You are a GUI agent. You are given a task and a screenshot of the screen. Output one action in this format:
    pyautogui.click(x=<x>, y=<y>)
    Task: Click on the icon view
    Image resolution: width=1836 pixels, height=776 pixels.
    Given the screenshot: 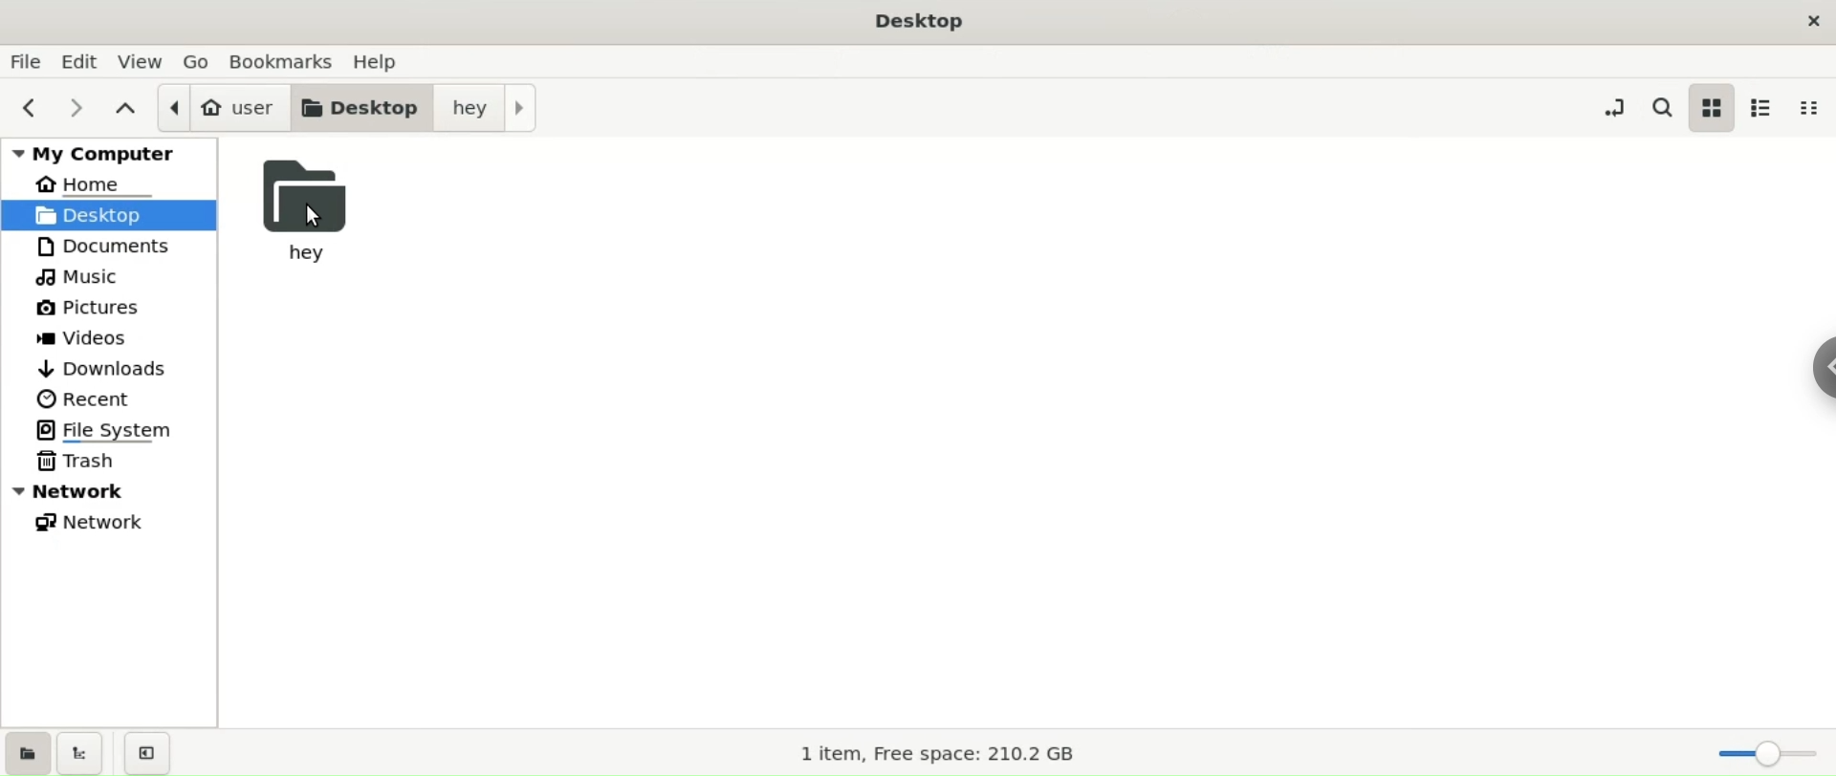 What is the action you would take?
    pyautogui.click(x=1713, y=109)
    